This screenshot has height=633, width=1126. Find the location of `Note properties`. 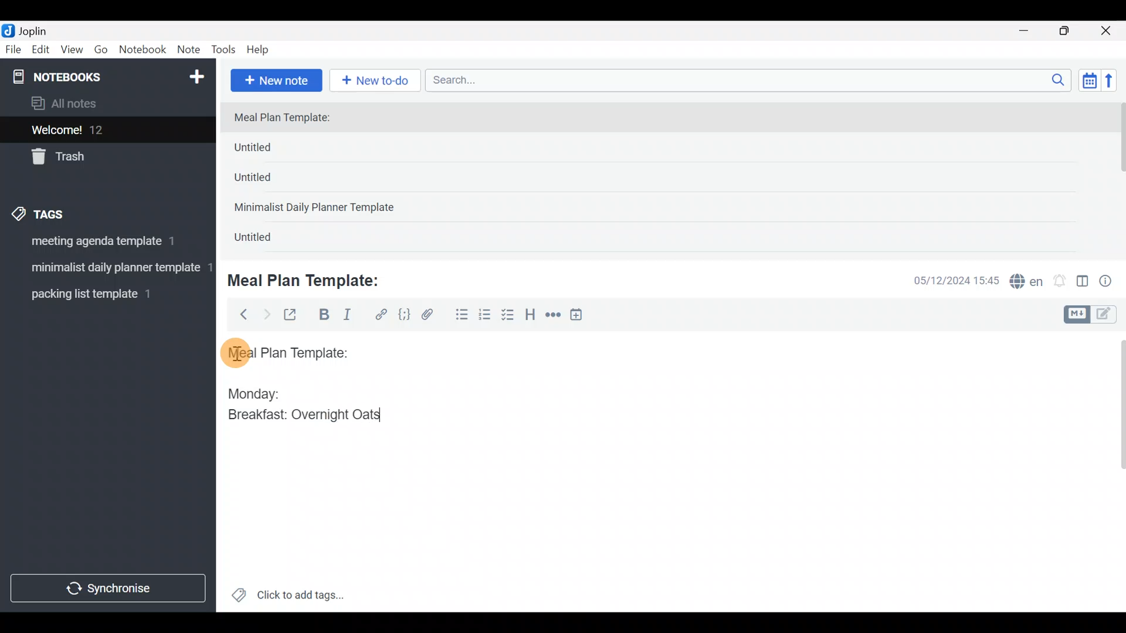

Note properties is located at coordinates (1111, 282).